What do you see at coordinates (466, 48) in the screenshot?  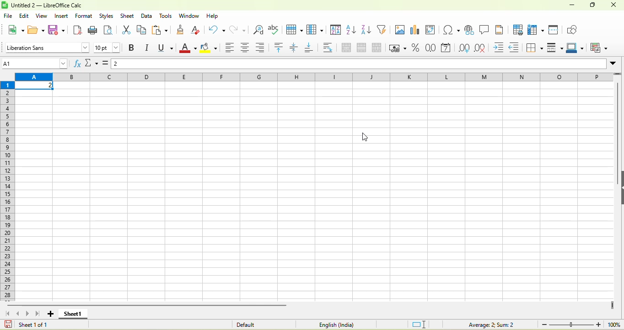 I see `add decimal` at bounding box center [466, 48].